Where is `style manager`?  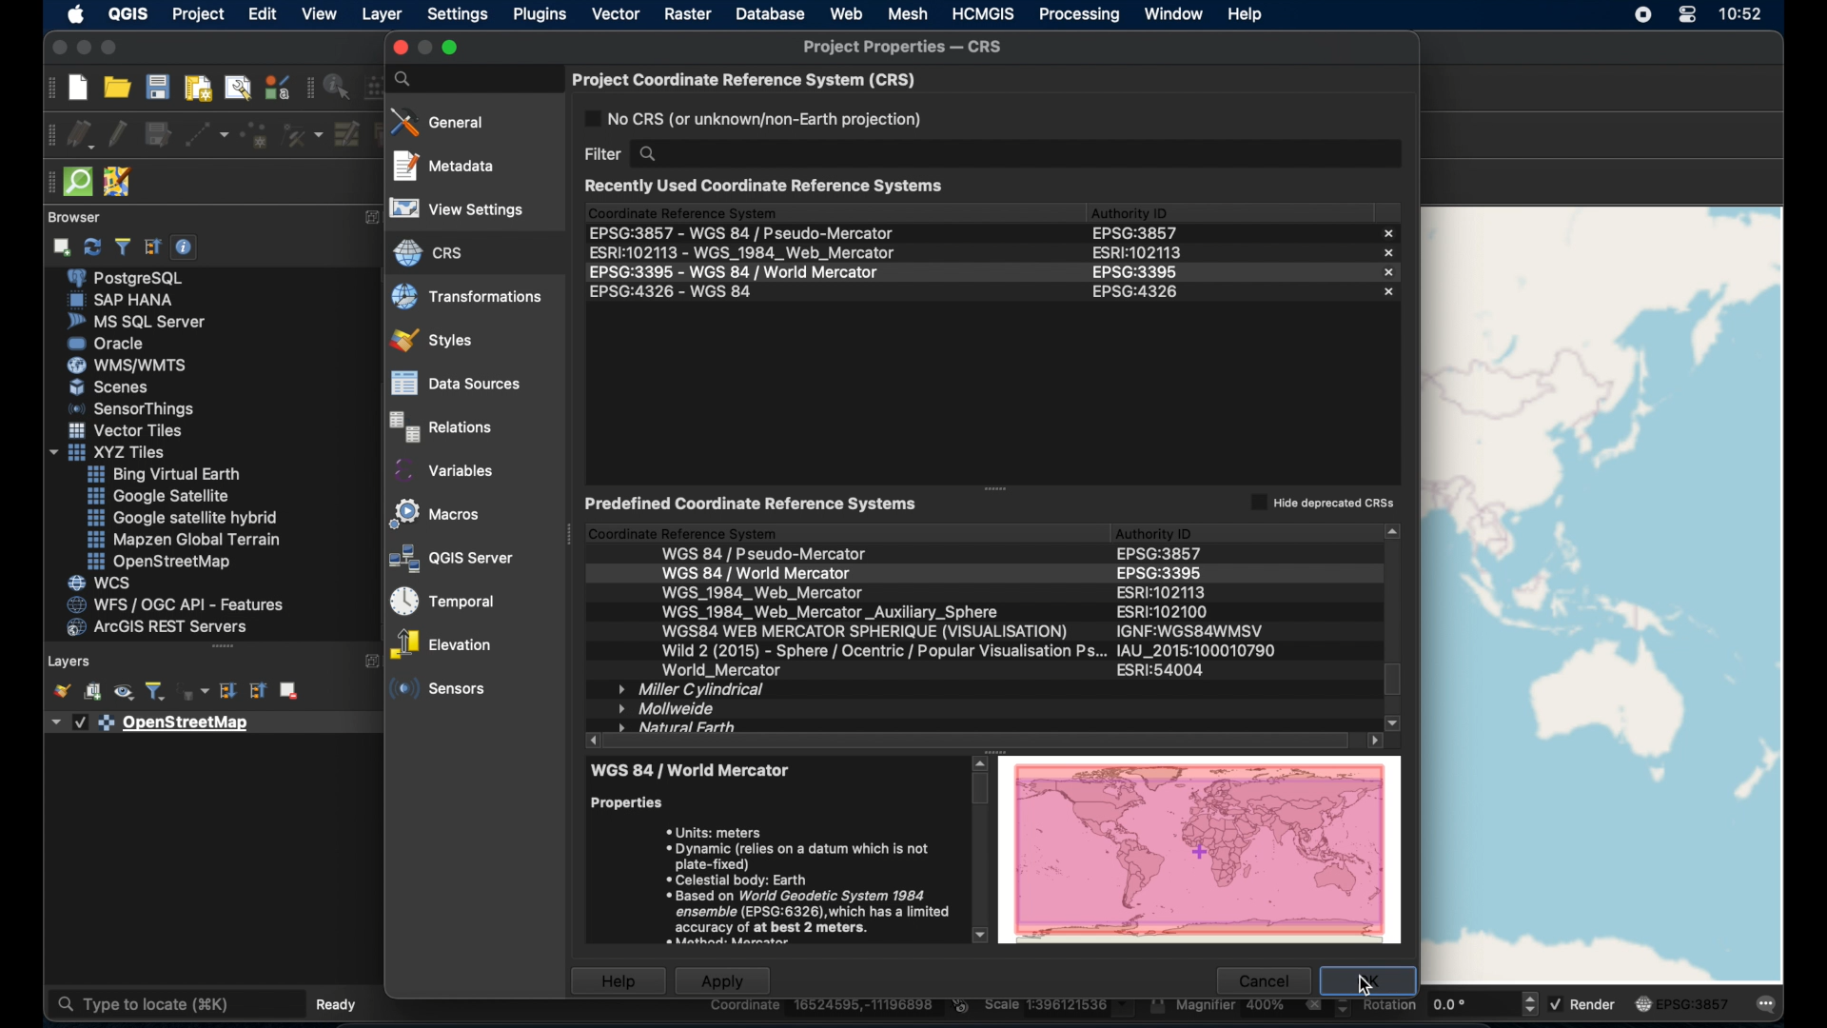 style manager is located at coordinates (276, 87).